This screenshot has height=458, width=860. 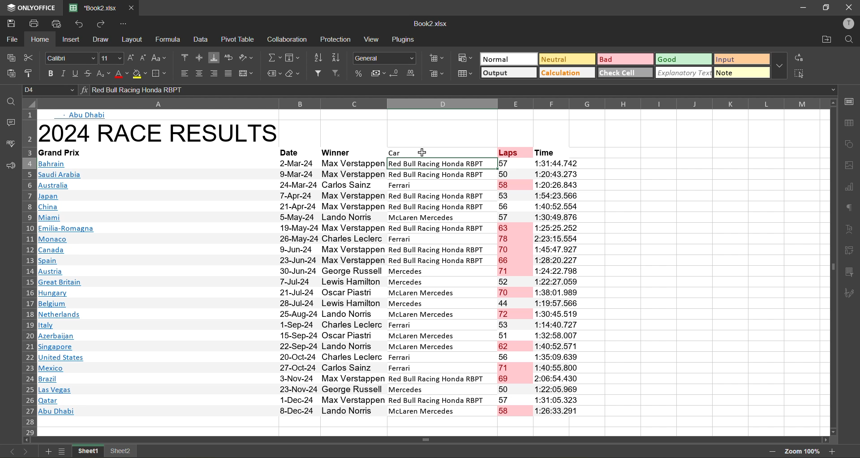 What do you see at coordinates (100, 41) in the screenshot?
I see `draw` at bounding box center [100, 41].